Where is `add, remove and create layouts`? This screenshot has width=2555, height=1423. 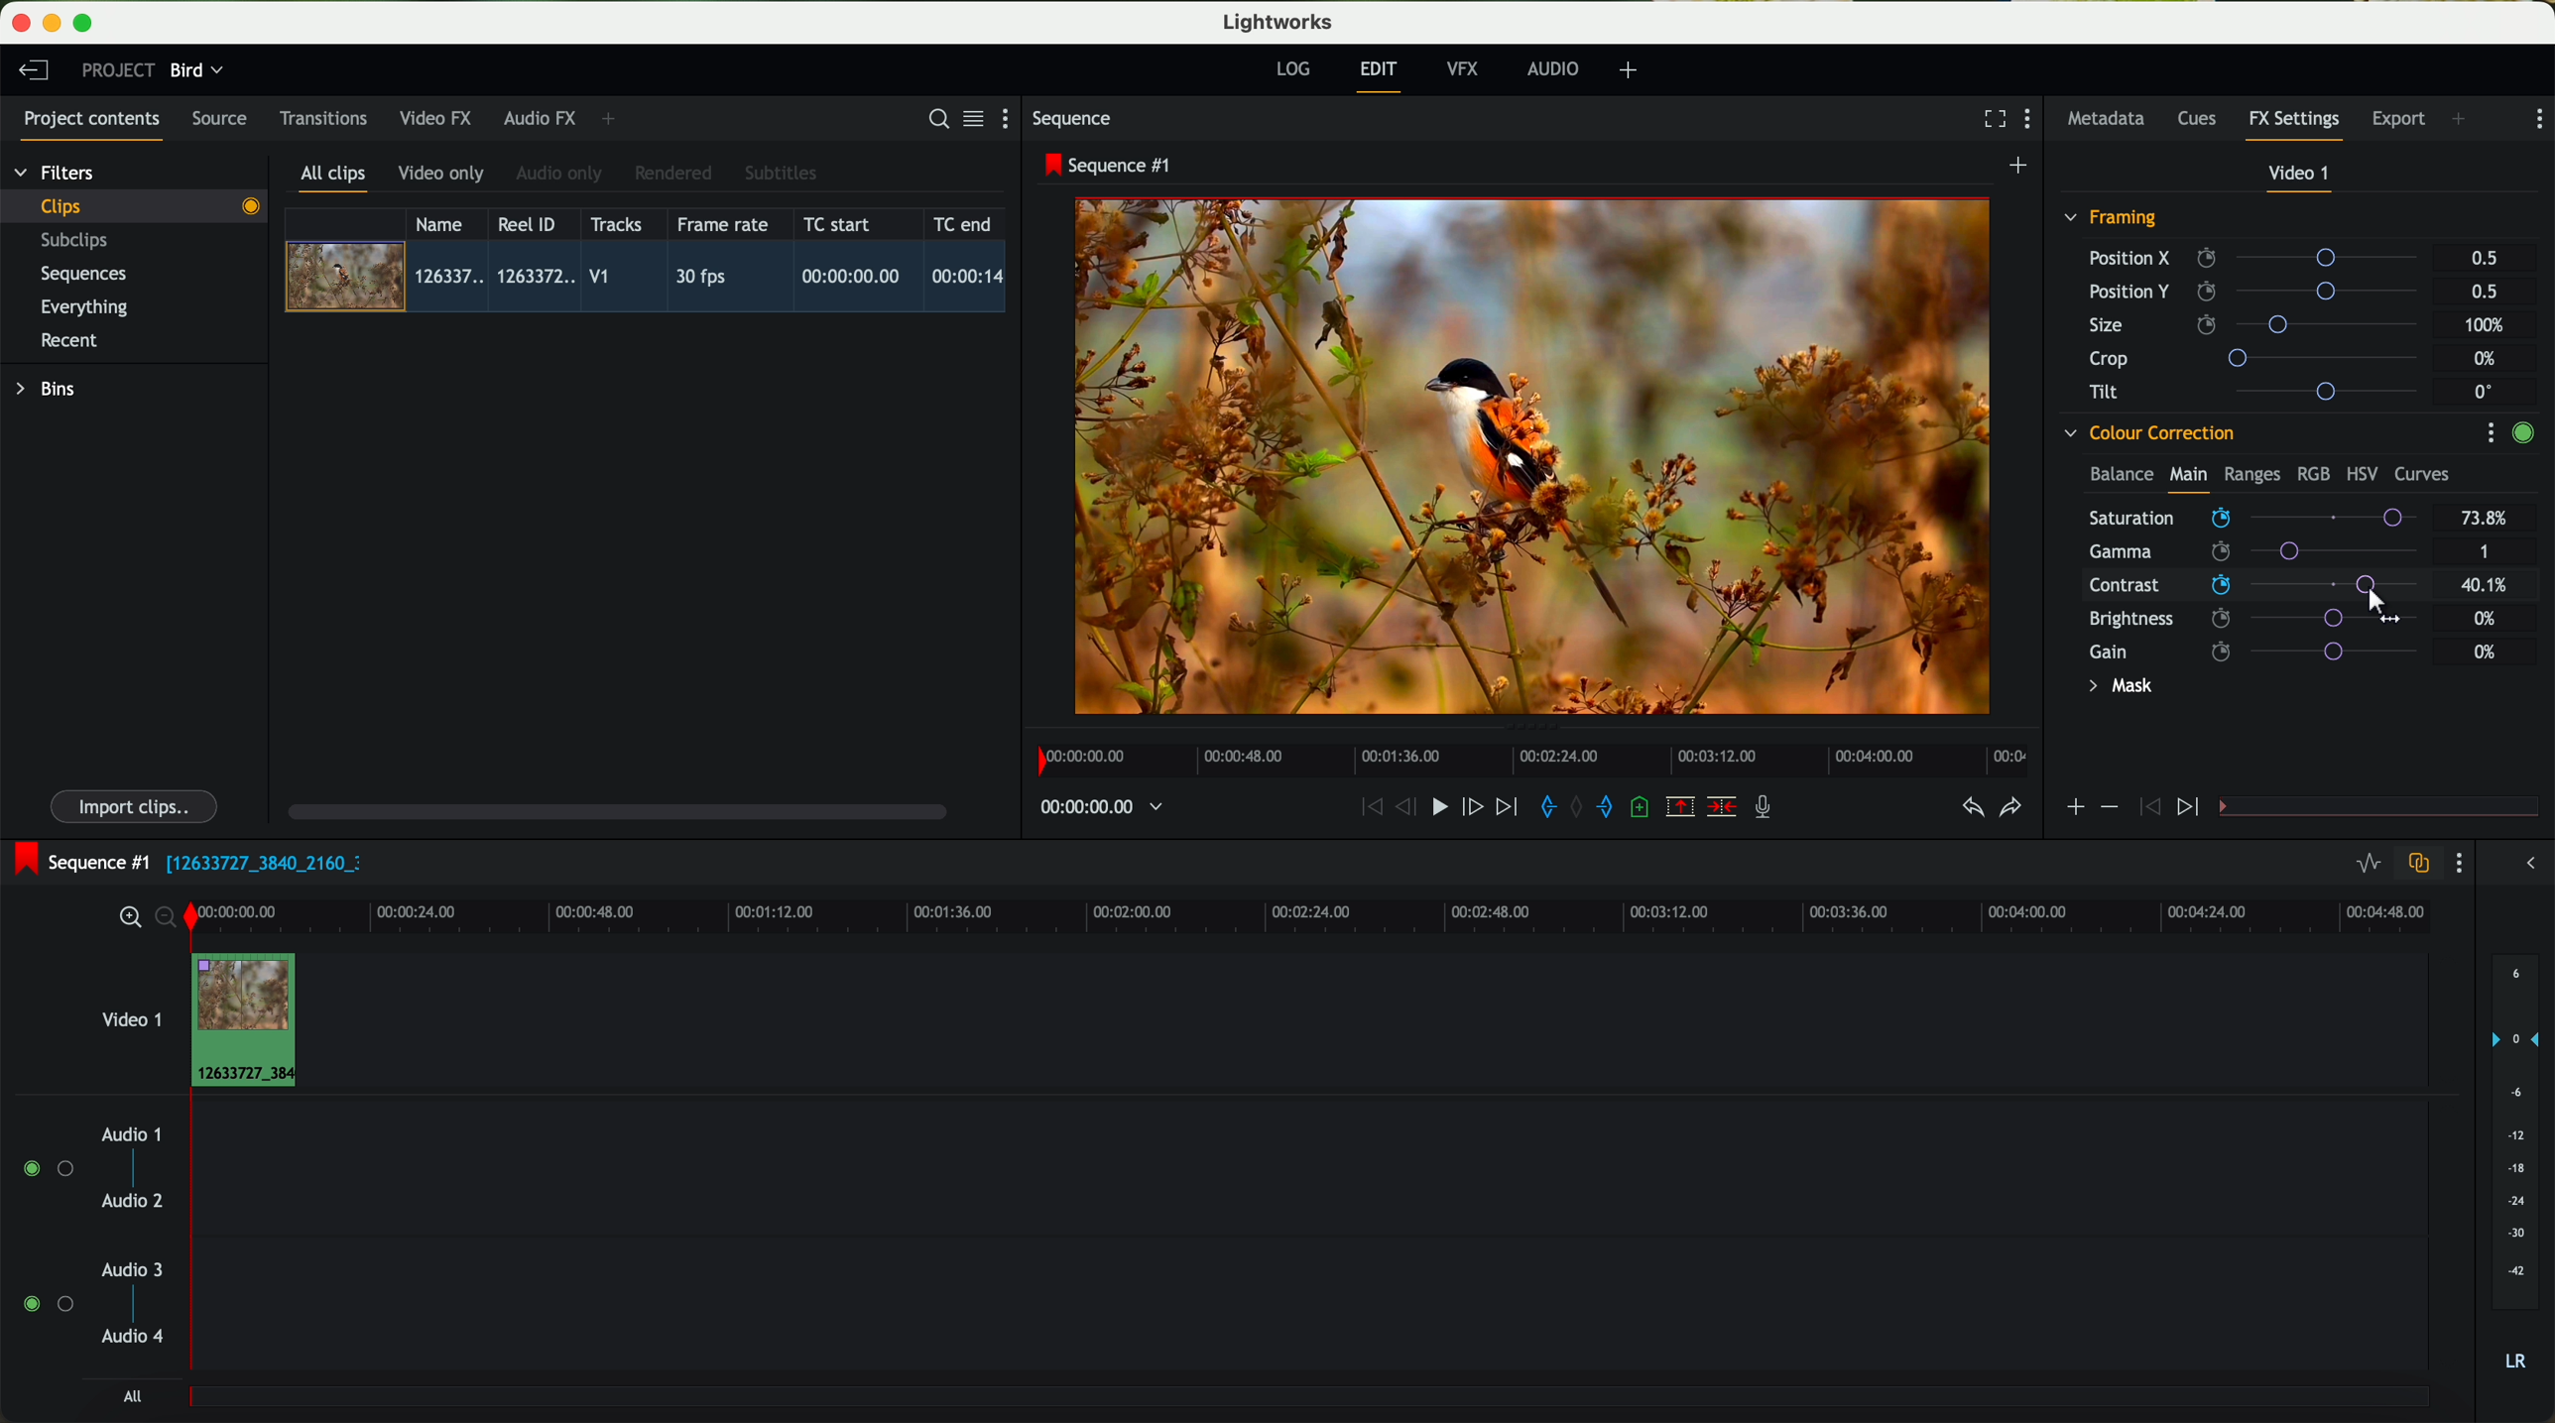
add, remove and create layouts is located at coordinates (1632, 70).